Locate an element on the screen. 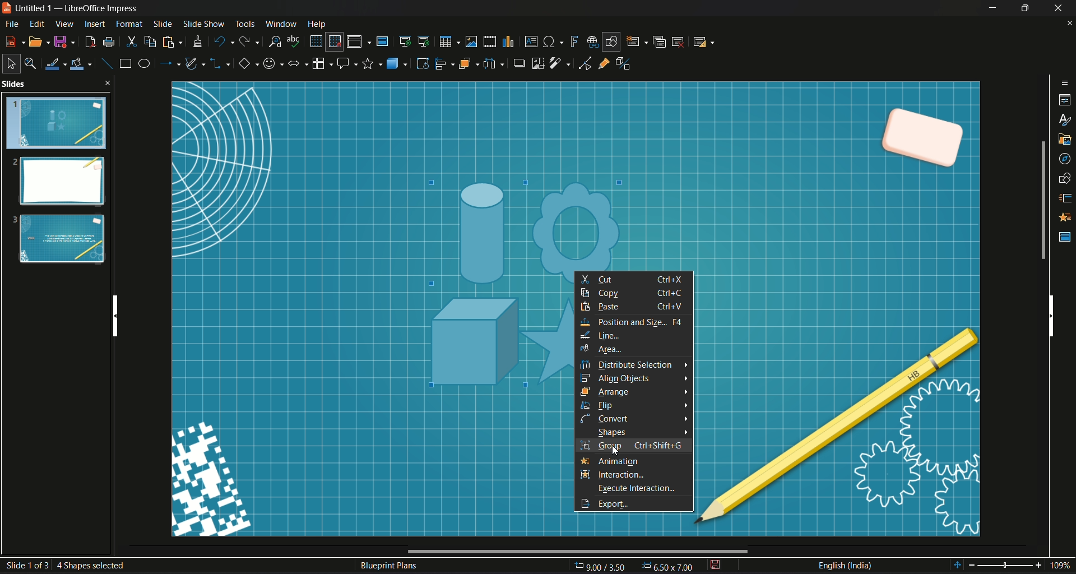  show draw function is located at coordinates (611, 41).